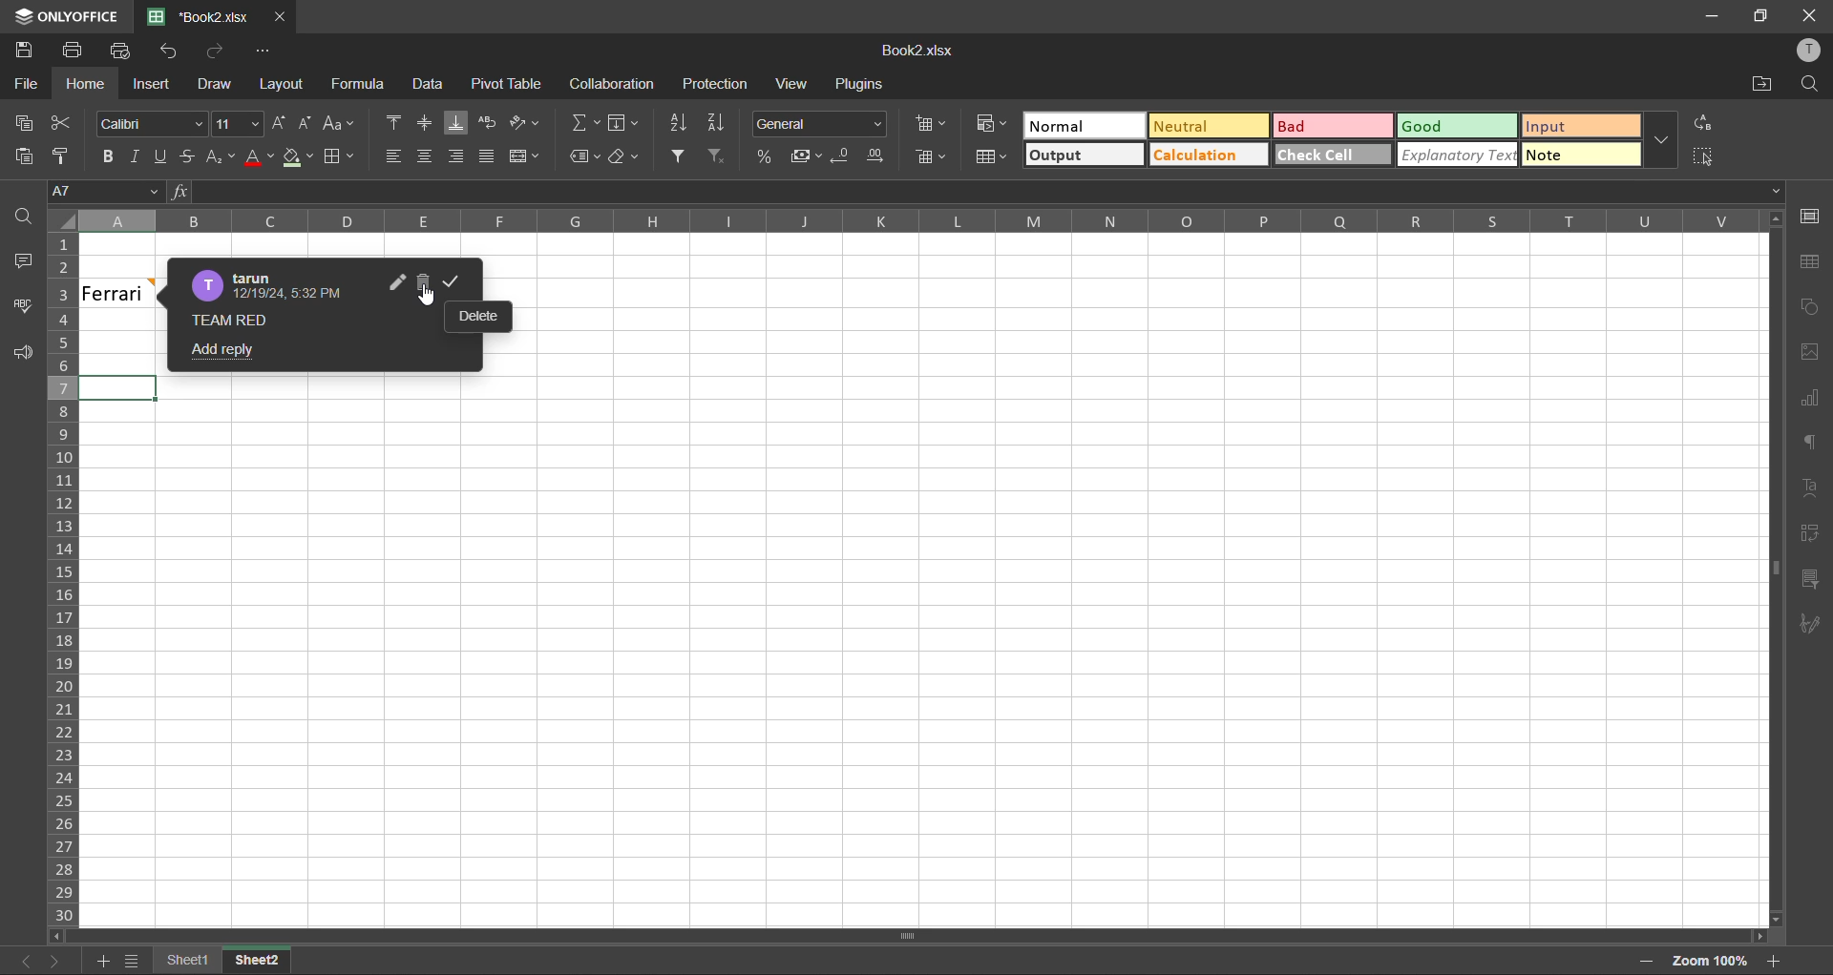 This screenshot has width=1833, height=975. Describe the element at coordinates (795, 83) in the screenshot. I see `view` at that location.